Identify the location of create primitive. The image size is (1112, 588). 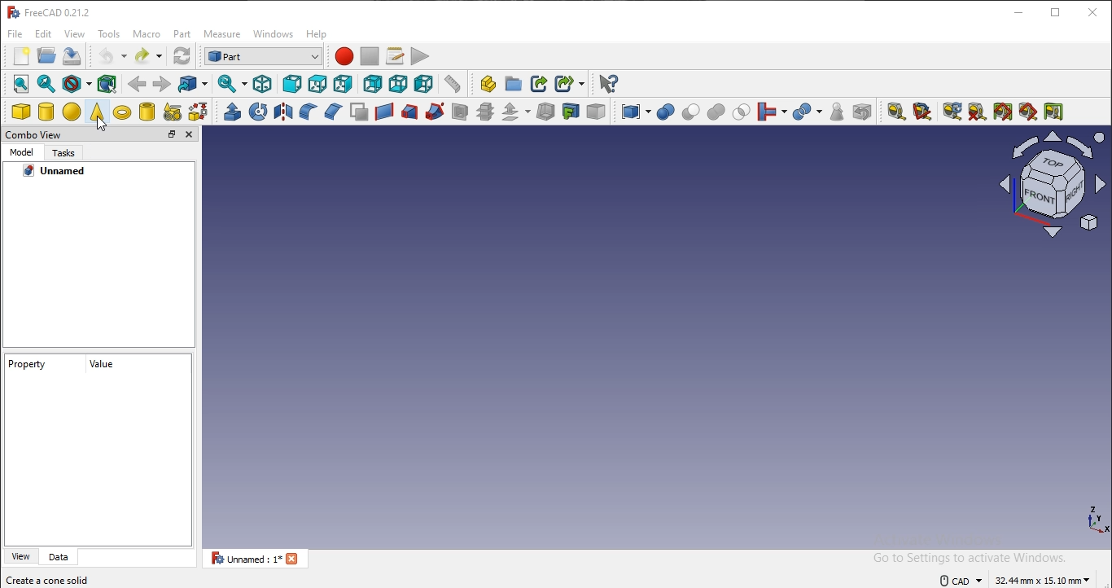
(197, 112).